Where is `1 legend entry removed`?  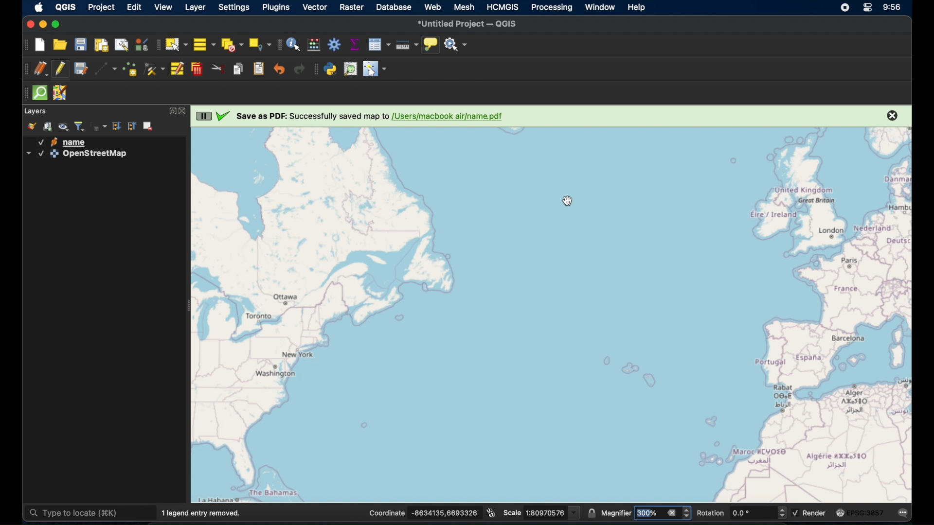
1 legend entry removed is located at coordinates (203, 513).